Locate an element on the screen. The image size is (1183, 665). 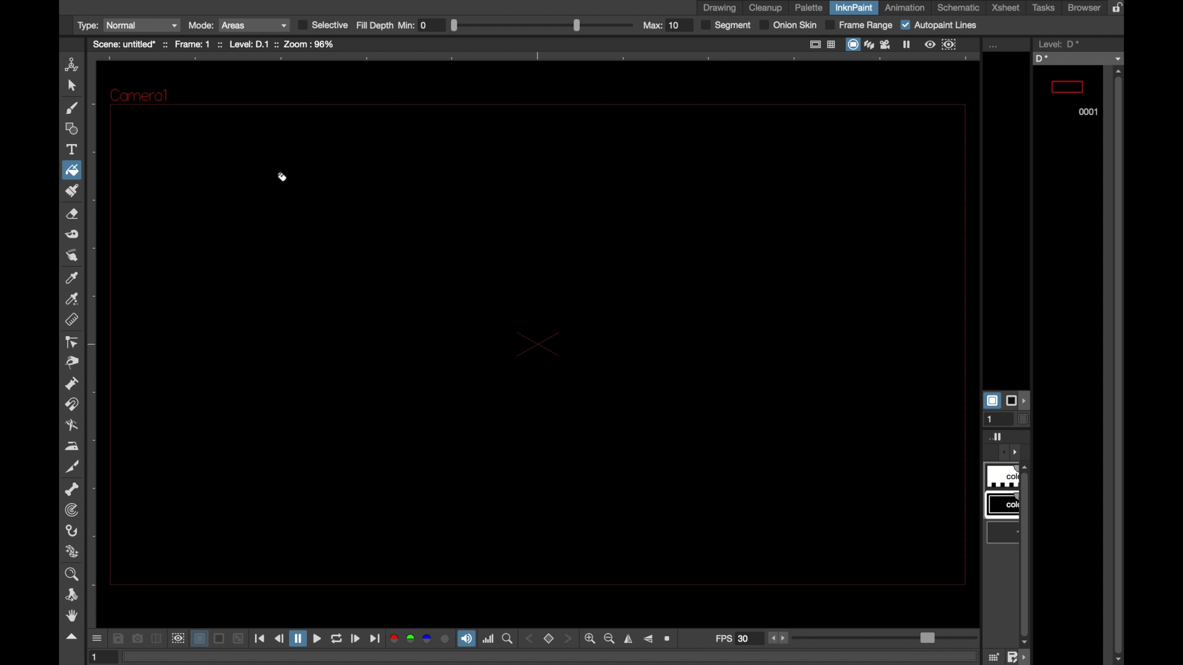
tasks is located at coordinates (1043, 8).